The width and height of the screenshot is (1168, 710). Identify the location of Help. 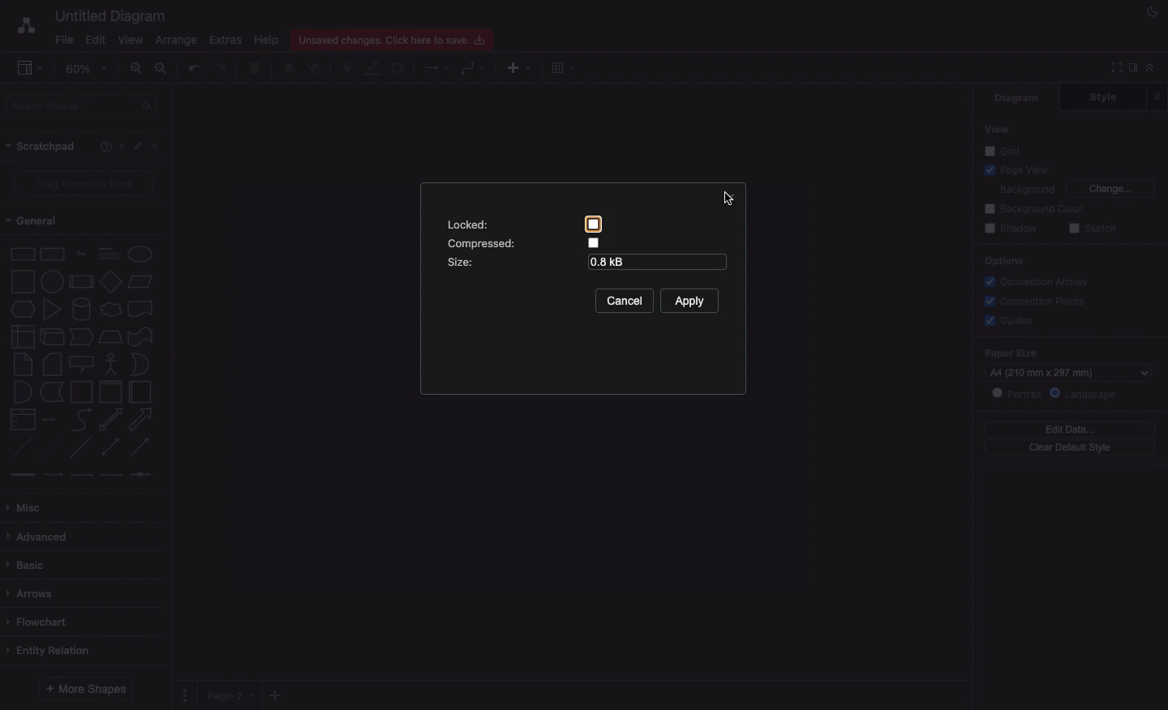
(105, 146).